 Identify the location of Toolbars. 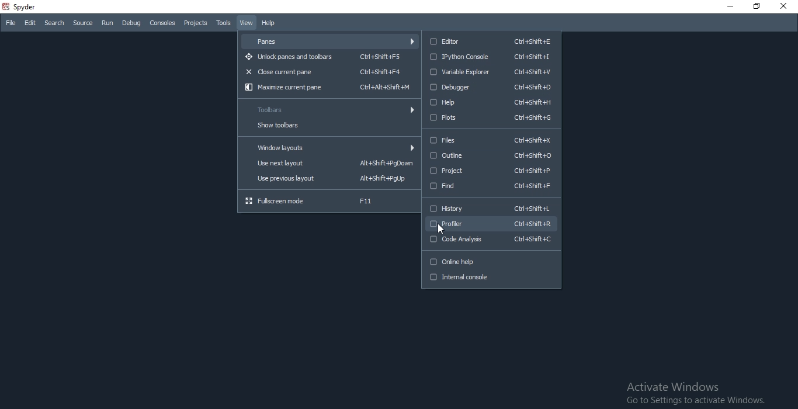
(328, 109).